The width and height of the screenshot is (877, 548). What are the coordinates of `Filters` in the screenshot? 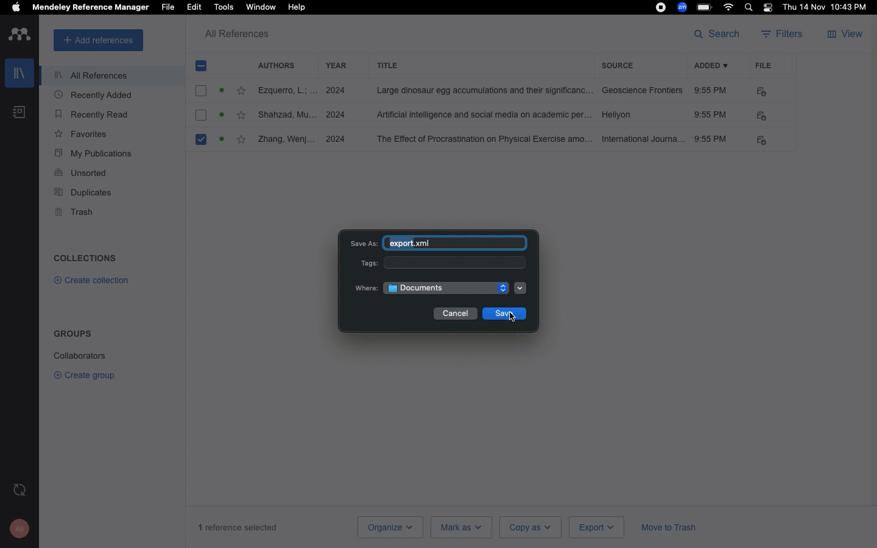 It's located at (783, 35).